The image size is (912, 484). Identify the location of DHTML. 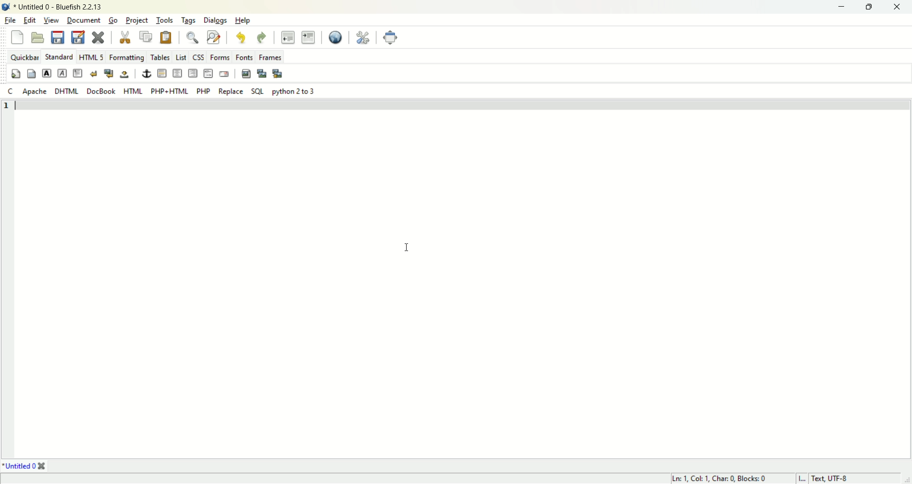
(67, 92).